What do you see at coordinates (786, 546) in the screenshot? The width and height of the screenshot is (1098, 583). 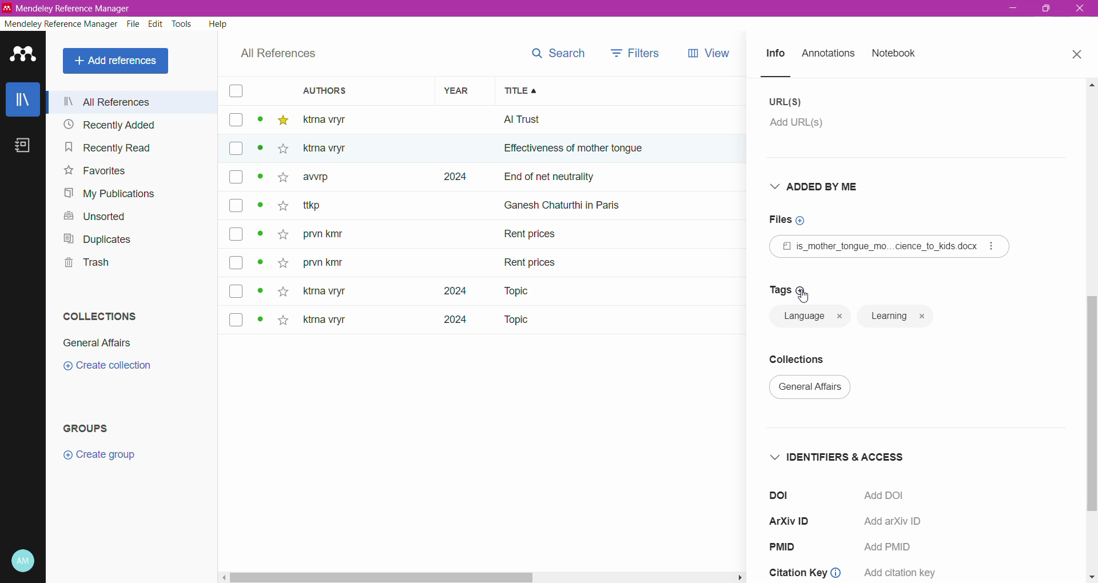 I see `PMID` at bounding box center [786, 546].